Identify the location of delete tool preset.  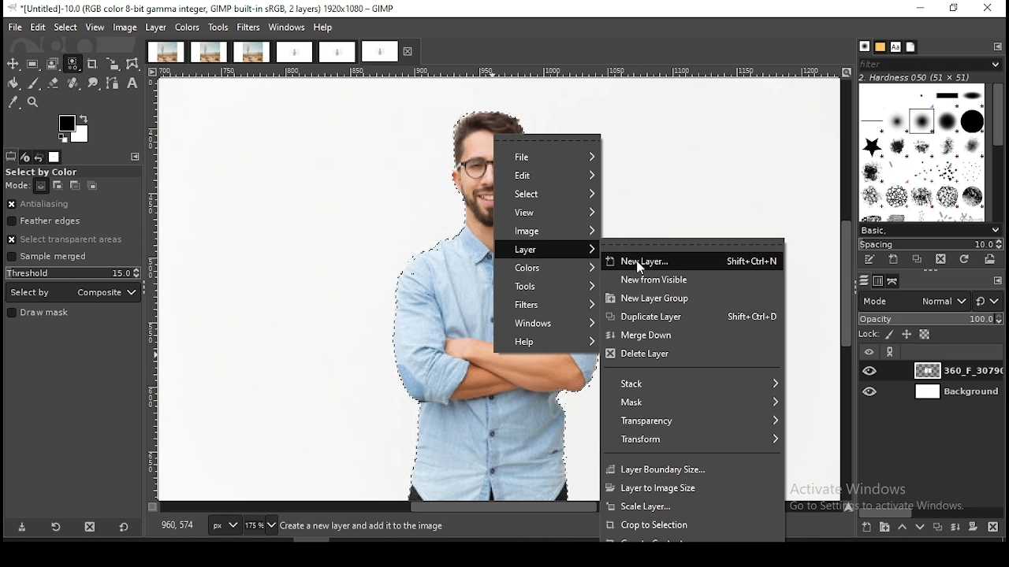
(91, 525).